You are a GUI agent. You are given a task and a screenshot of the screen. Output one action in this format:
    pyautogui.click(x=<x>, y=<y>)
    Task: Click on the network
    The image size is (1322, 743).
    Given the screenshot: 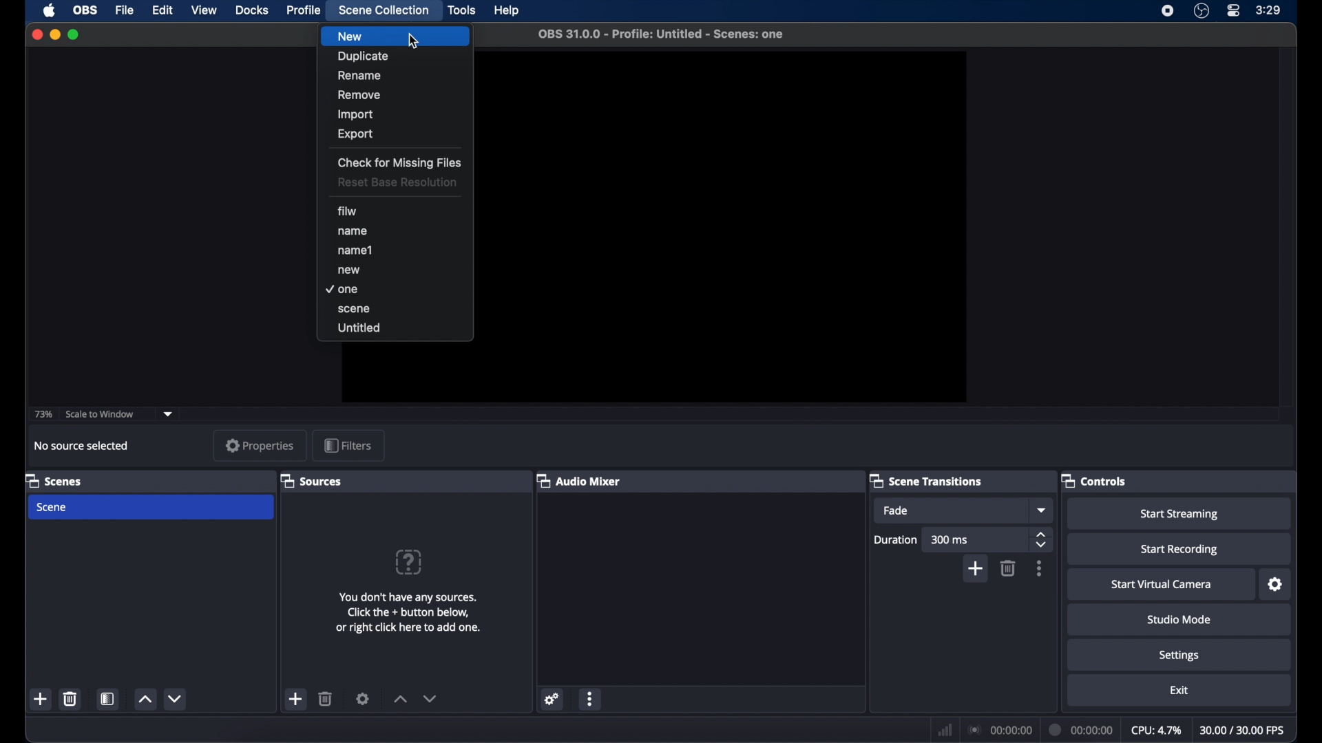 What is the action you would take?
    pyautogui.click(x=943, y=728)
    